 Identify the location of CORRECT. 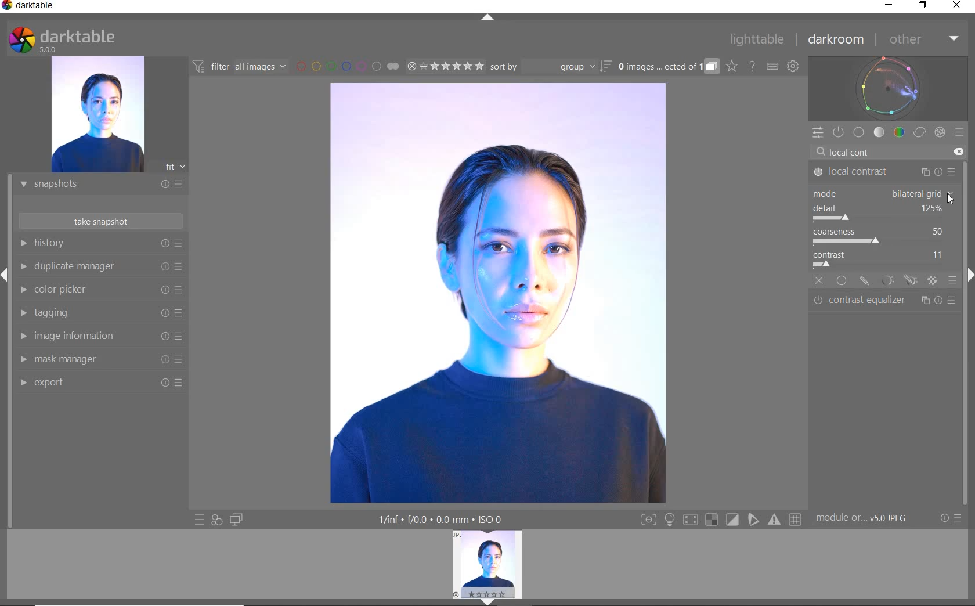
(920, 134).